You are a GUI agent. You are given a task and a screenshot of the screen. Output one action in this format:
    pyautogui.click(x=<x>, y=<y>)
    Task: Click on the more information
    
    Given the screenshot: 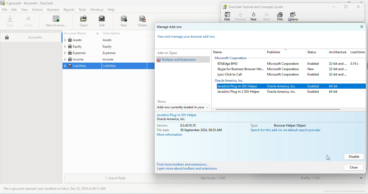 What is the action you would take?
    pyautogui.click(x=171, y=136)
    